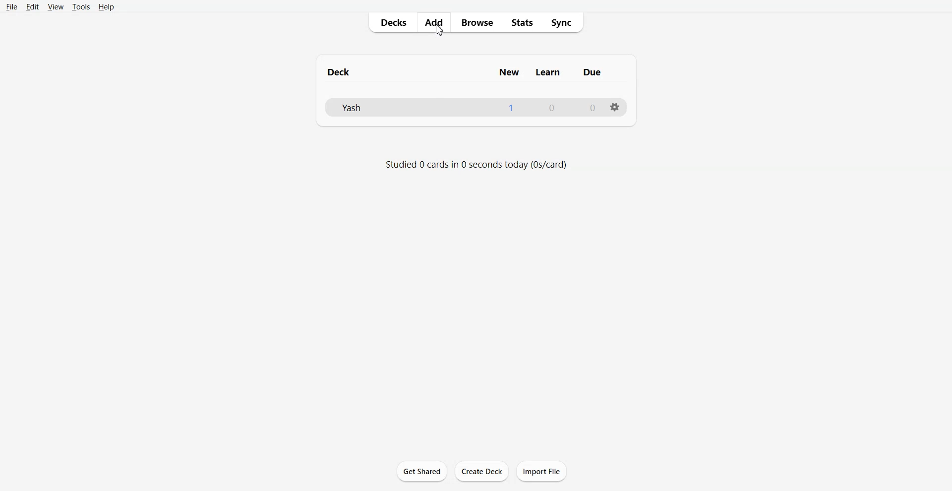  I want to click on Help, so click(106, 7).